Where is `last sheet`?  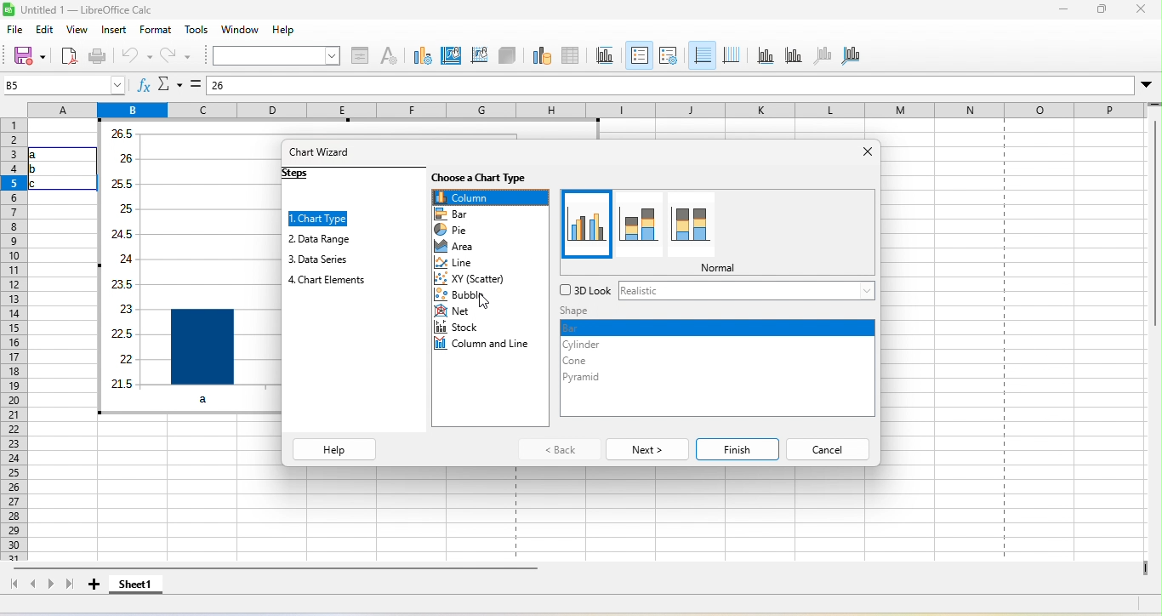
last sheet is located at coordinates (71, 586).